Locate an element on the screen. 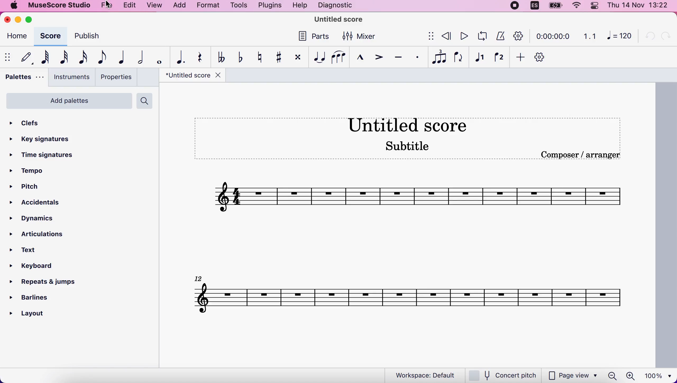  zoom in is located at coordinates (632, 375).